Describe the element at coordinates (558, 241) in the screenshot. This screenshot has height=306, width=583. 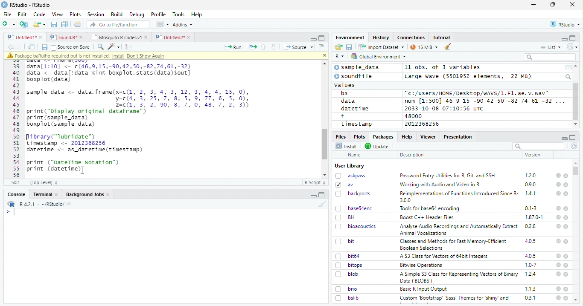
I see `help` at that location.